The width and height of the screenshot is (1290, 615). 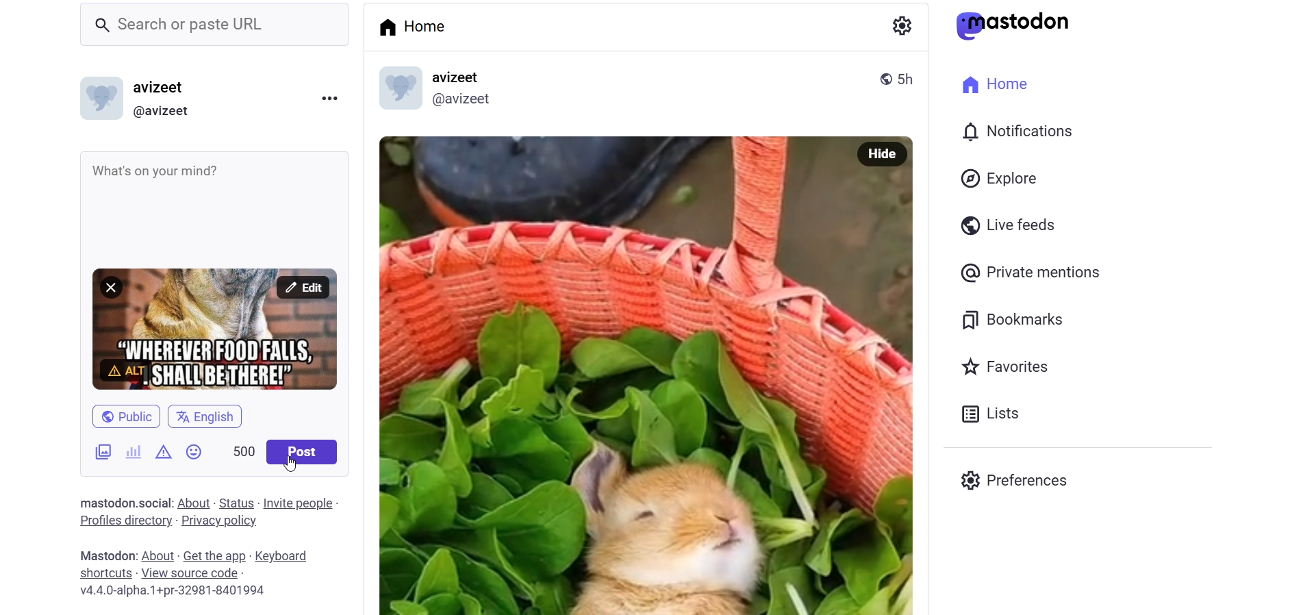 What do you see at coordinates (908, 78) in the screenshot?
I see `last modified` at bounding box center [908, 78].